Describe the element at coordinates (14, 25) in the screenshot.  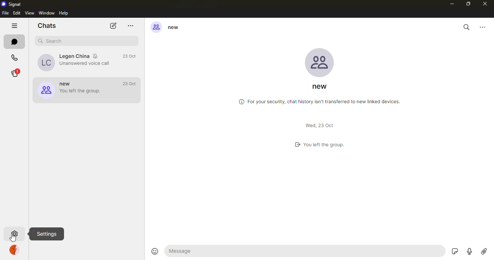
I see `hide tabs` at that location.